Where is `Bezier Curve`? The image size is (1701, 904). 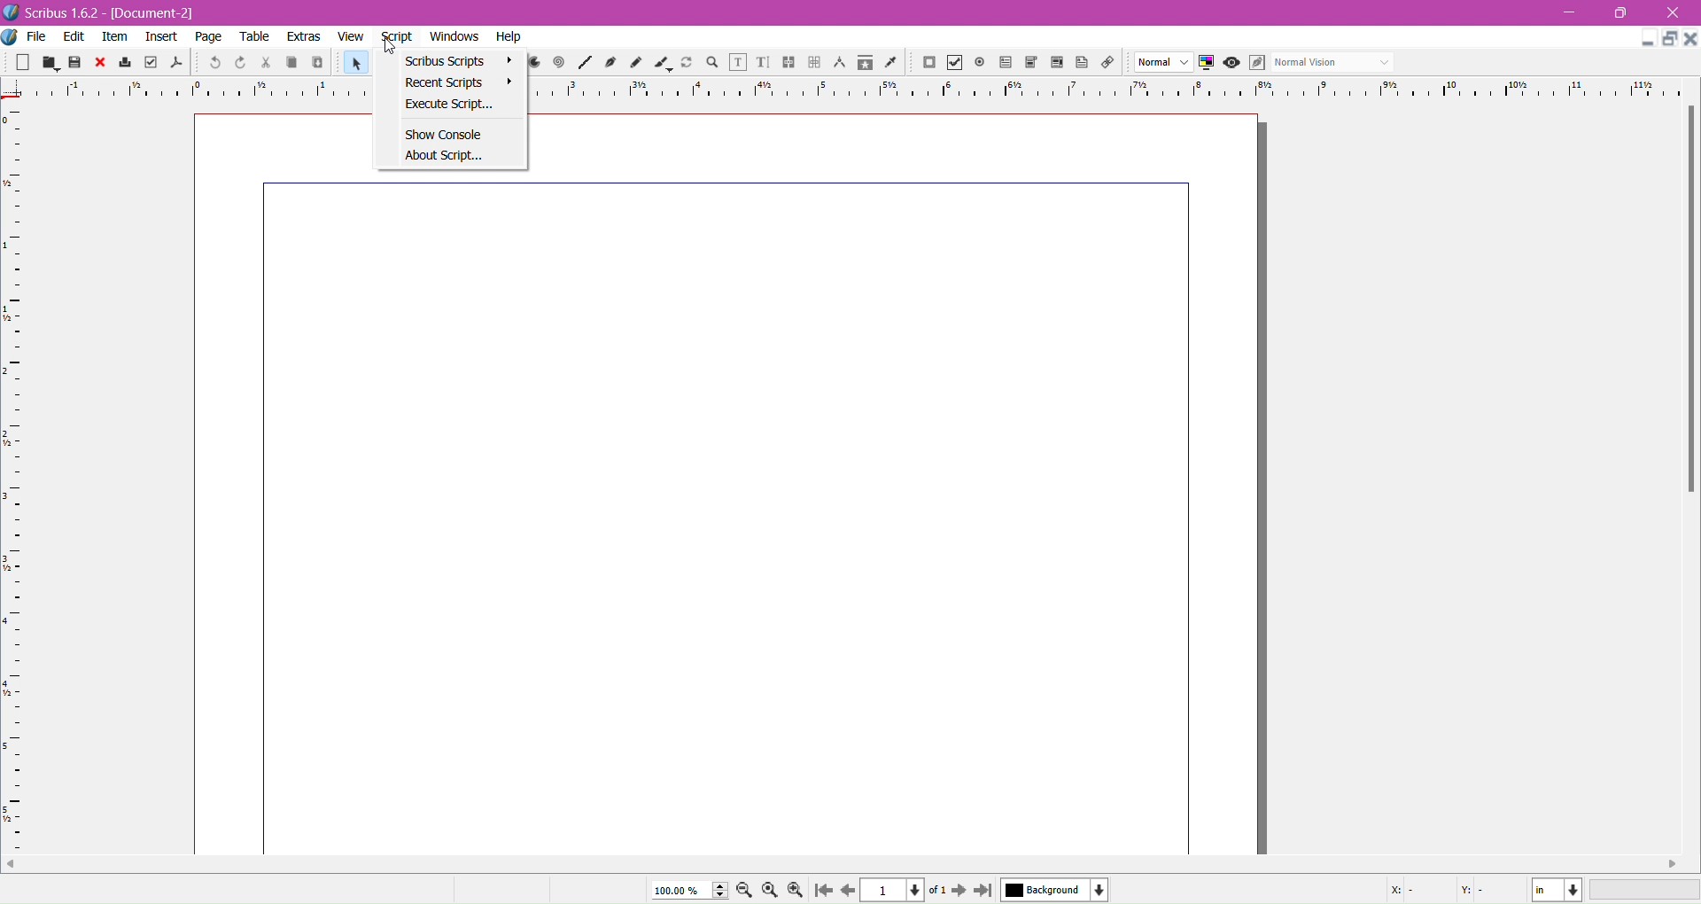
Bezier Curve is located at coordinates (610, 63).